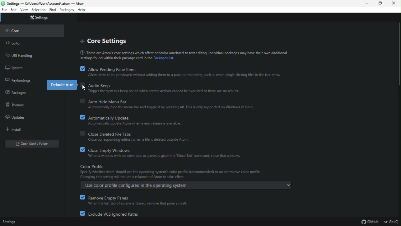 The width and height of the screenshot is (401, 226). What do you see at coordinates (39, 17) in the screenshot?
I see `Settings` at bounding box center [39, 17].